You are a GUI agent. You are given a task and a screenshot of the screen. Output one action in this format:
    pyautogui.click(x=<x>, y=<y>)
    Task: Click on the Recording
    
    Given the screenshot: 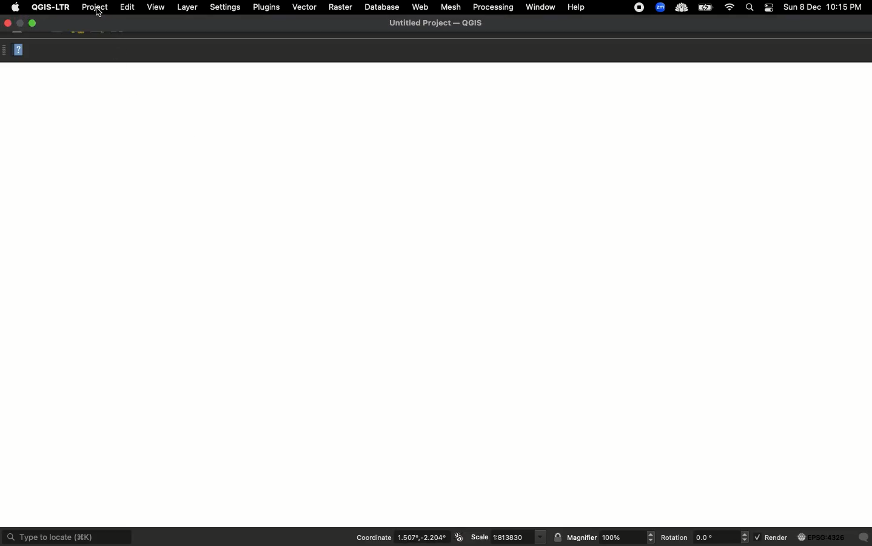 What is the action you would take?
    pyautogui.click(x=638, y=7)
    